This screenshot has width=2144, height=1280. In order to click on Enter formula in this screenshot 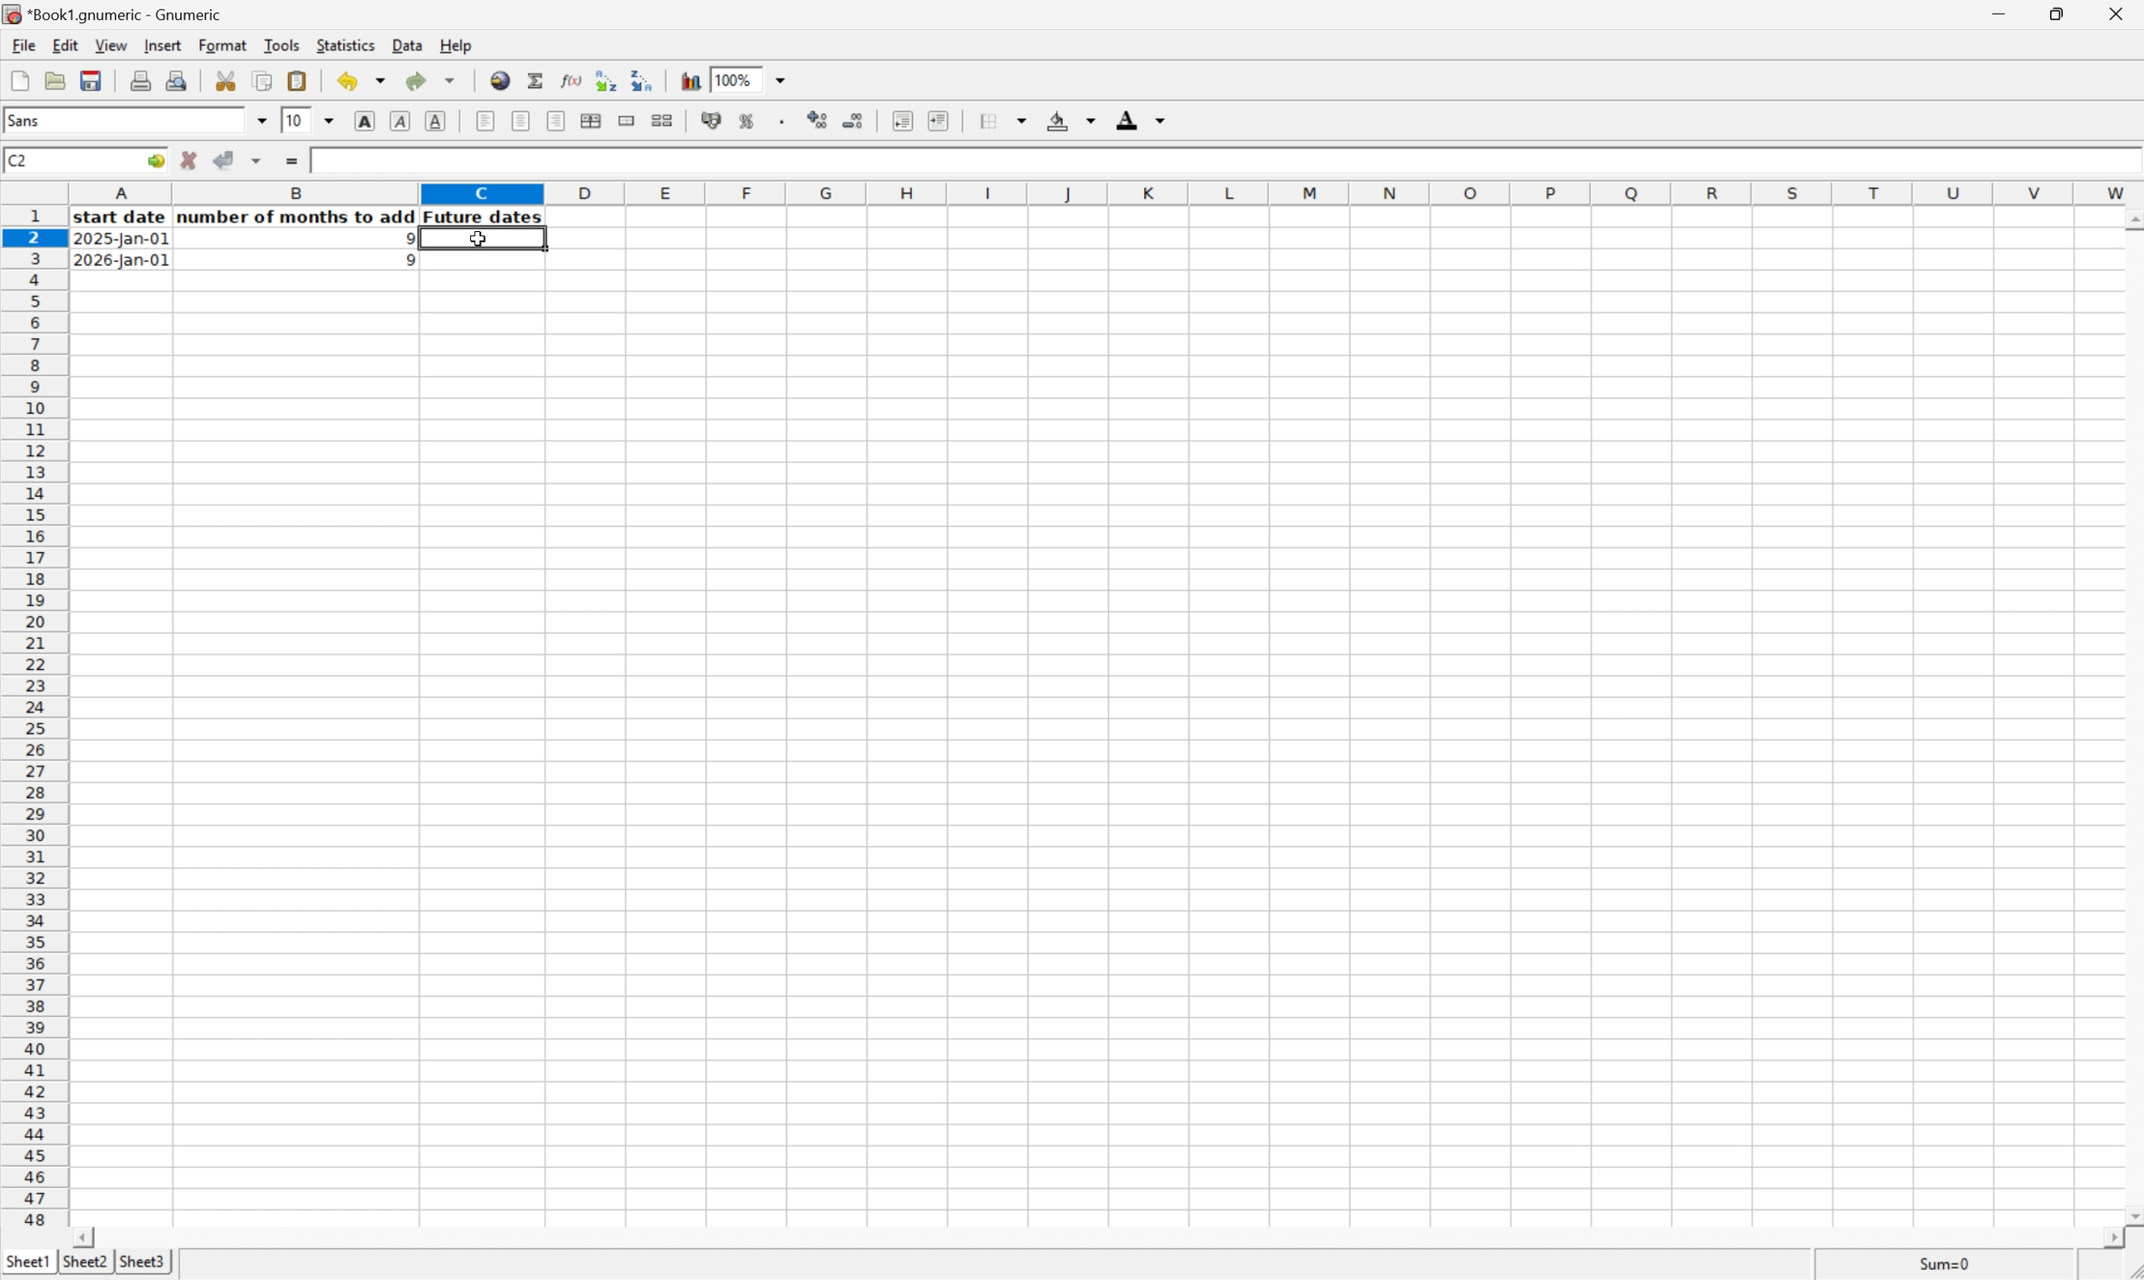, I will do `click(290, 159)`.